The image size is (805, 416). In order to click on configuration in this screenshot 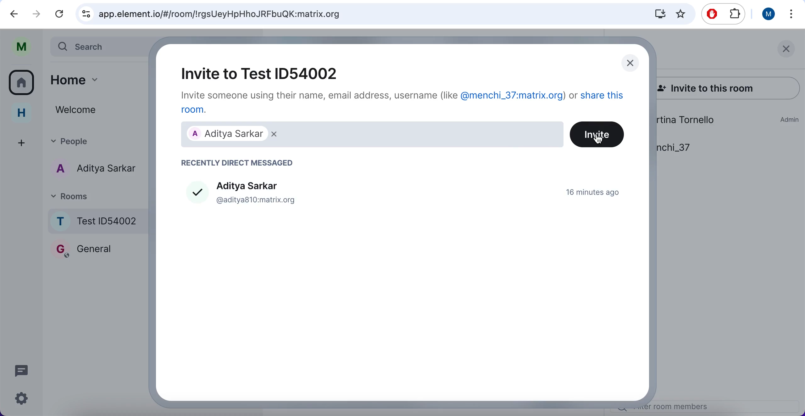, I will do `click(23, 400)`.